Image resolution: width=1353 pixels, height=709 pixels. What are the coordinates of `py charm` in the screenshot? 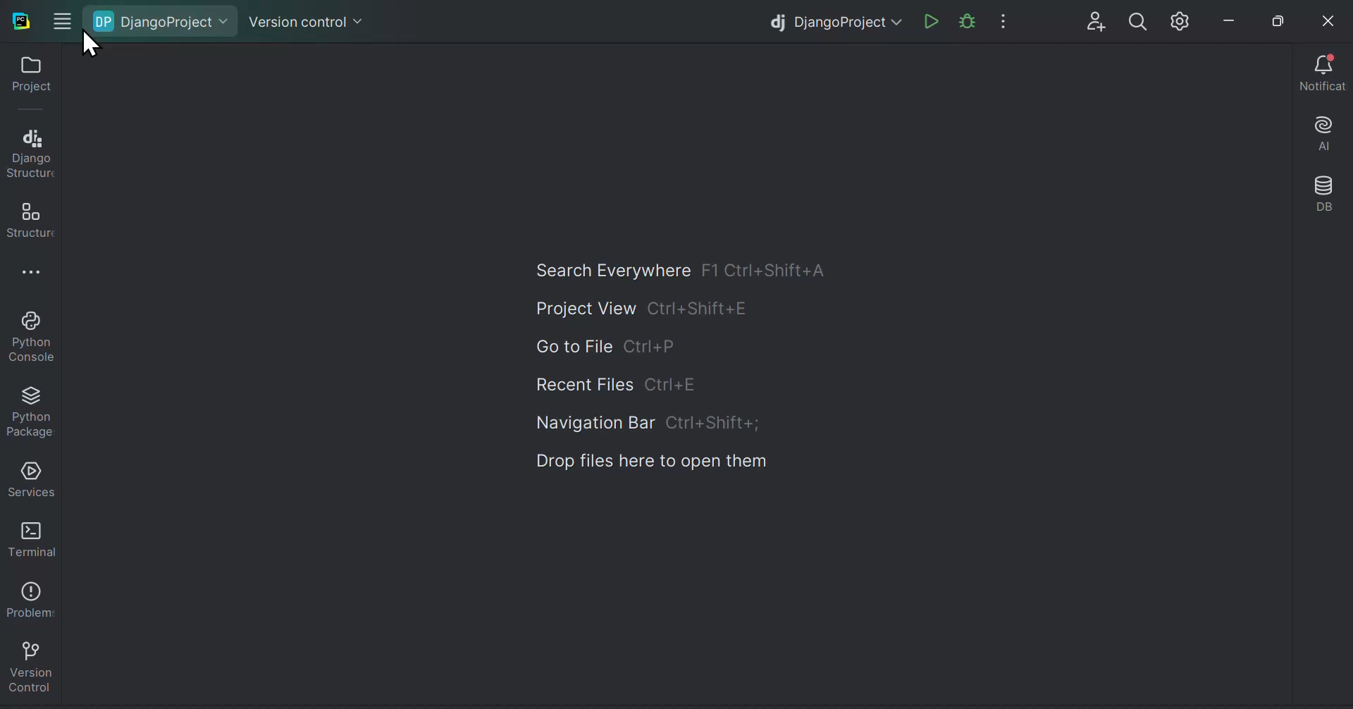 It's located at (23, 19).